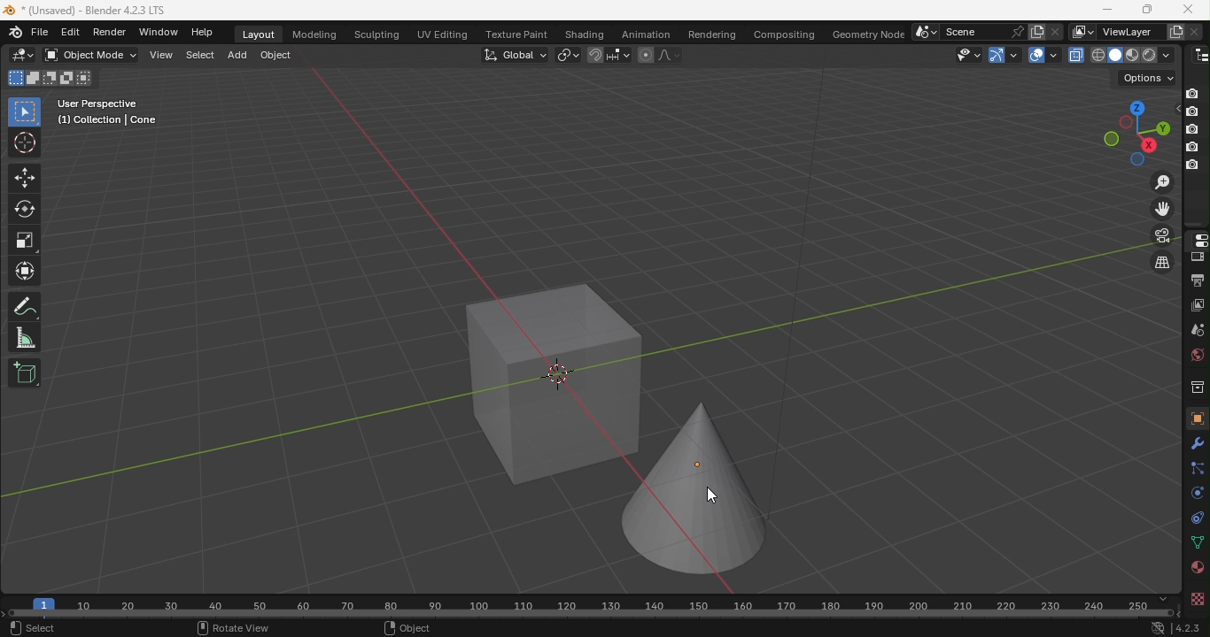  What do you see at coordinates (1195, 279) in the screenshot?
I see `Output` at bounding box center [1195, 279].